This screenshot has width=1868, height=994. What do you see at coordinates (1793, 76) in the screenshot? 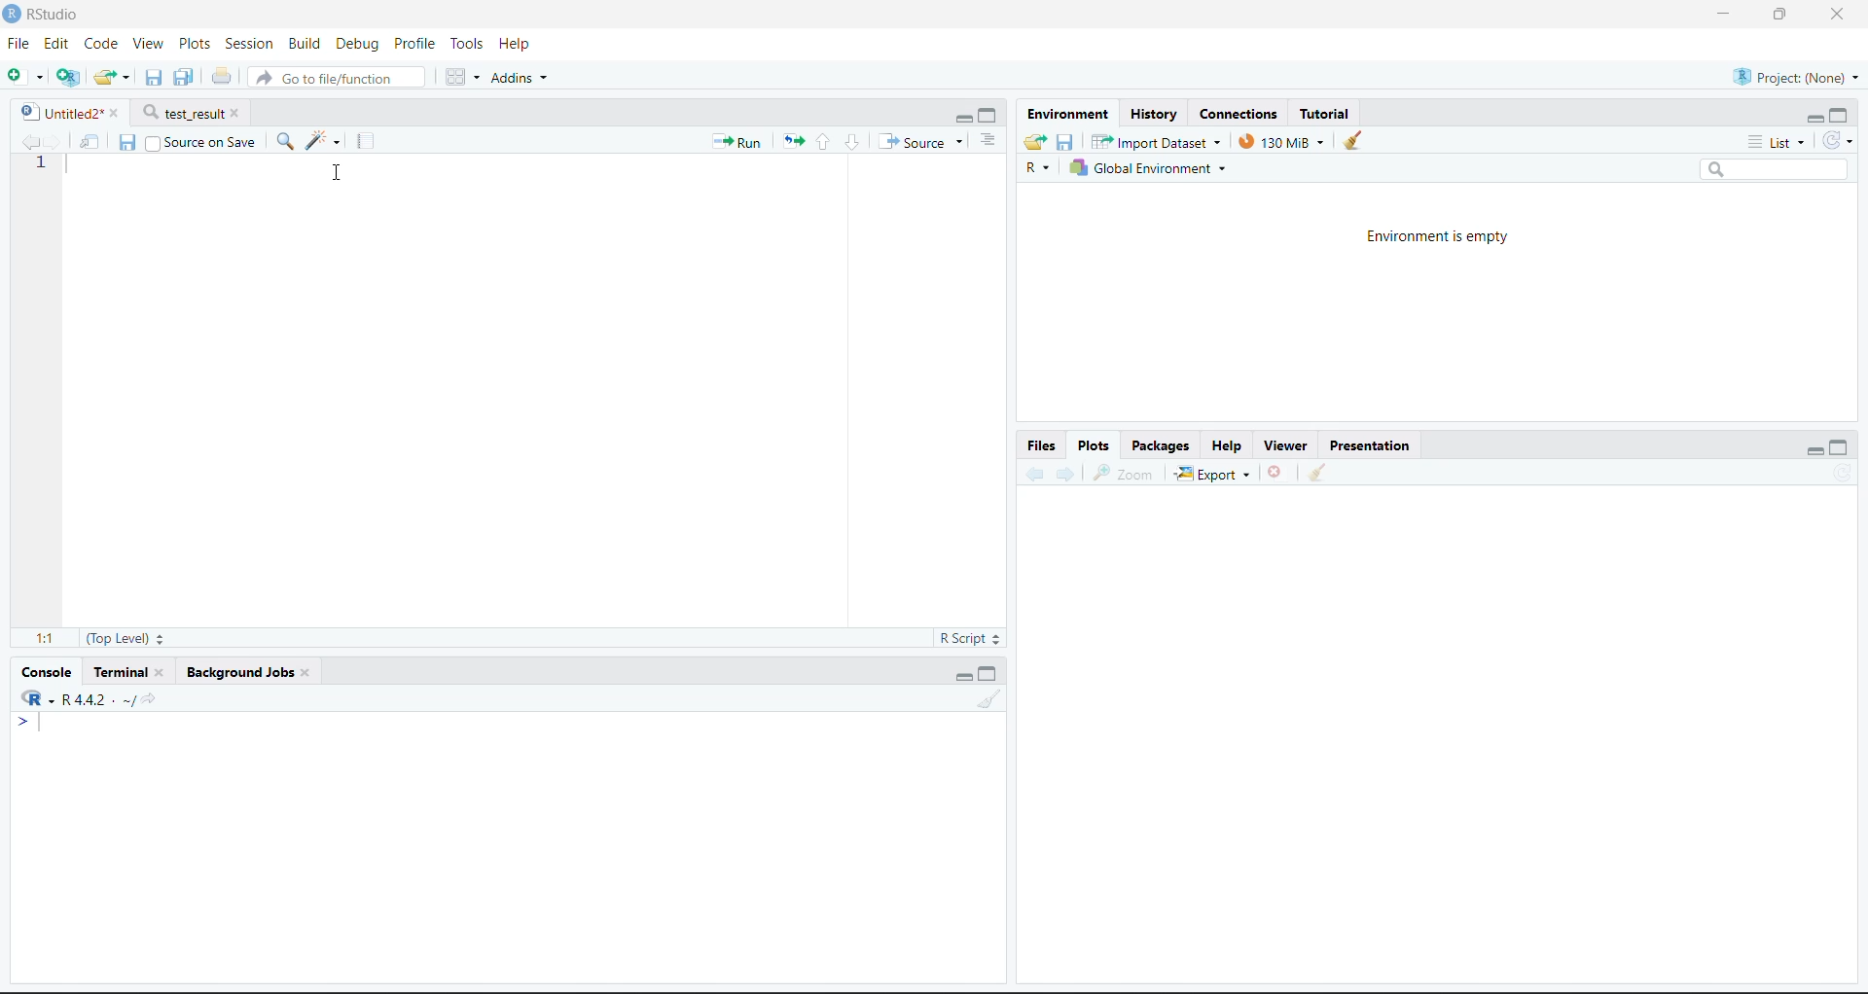
I see `Project (Note)` at bounding box center [1793, 76].